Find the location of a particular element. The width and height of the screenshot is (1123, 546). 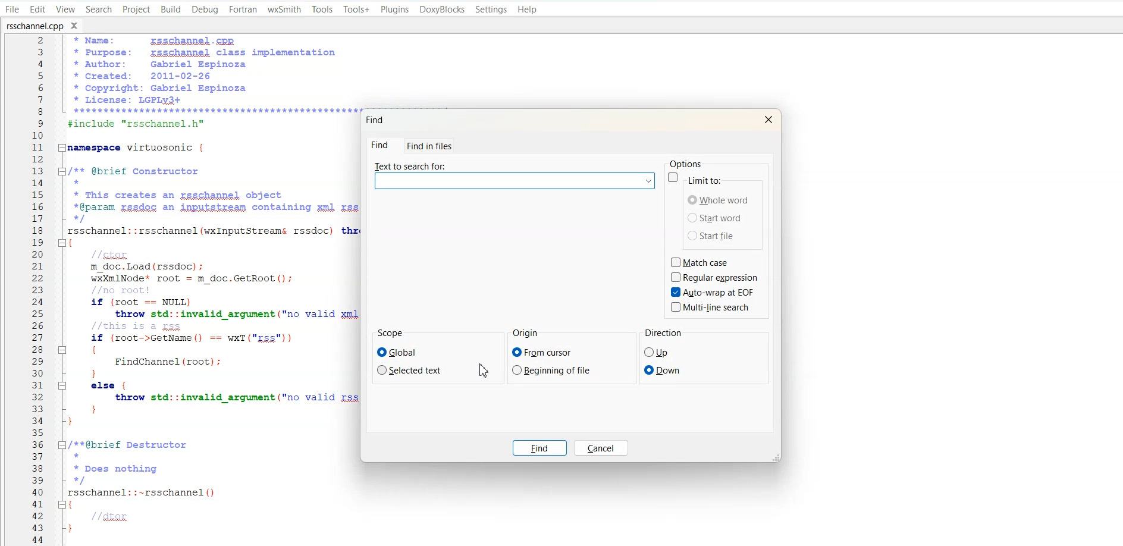

wxSmith is located at coordinates (284, 9).